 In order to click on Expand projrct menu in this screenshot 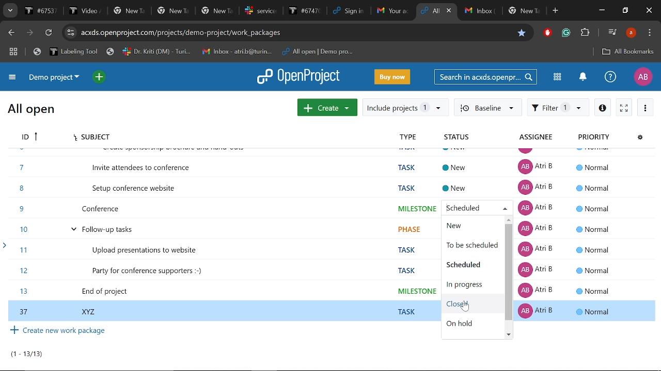, I will do `click(13, 78)`.